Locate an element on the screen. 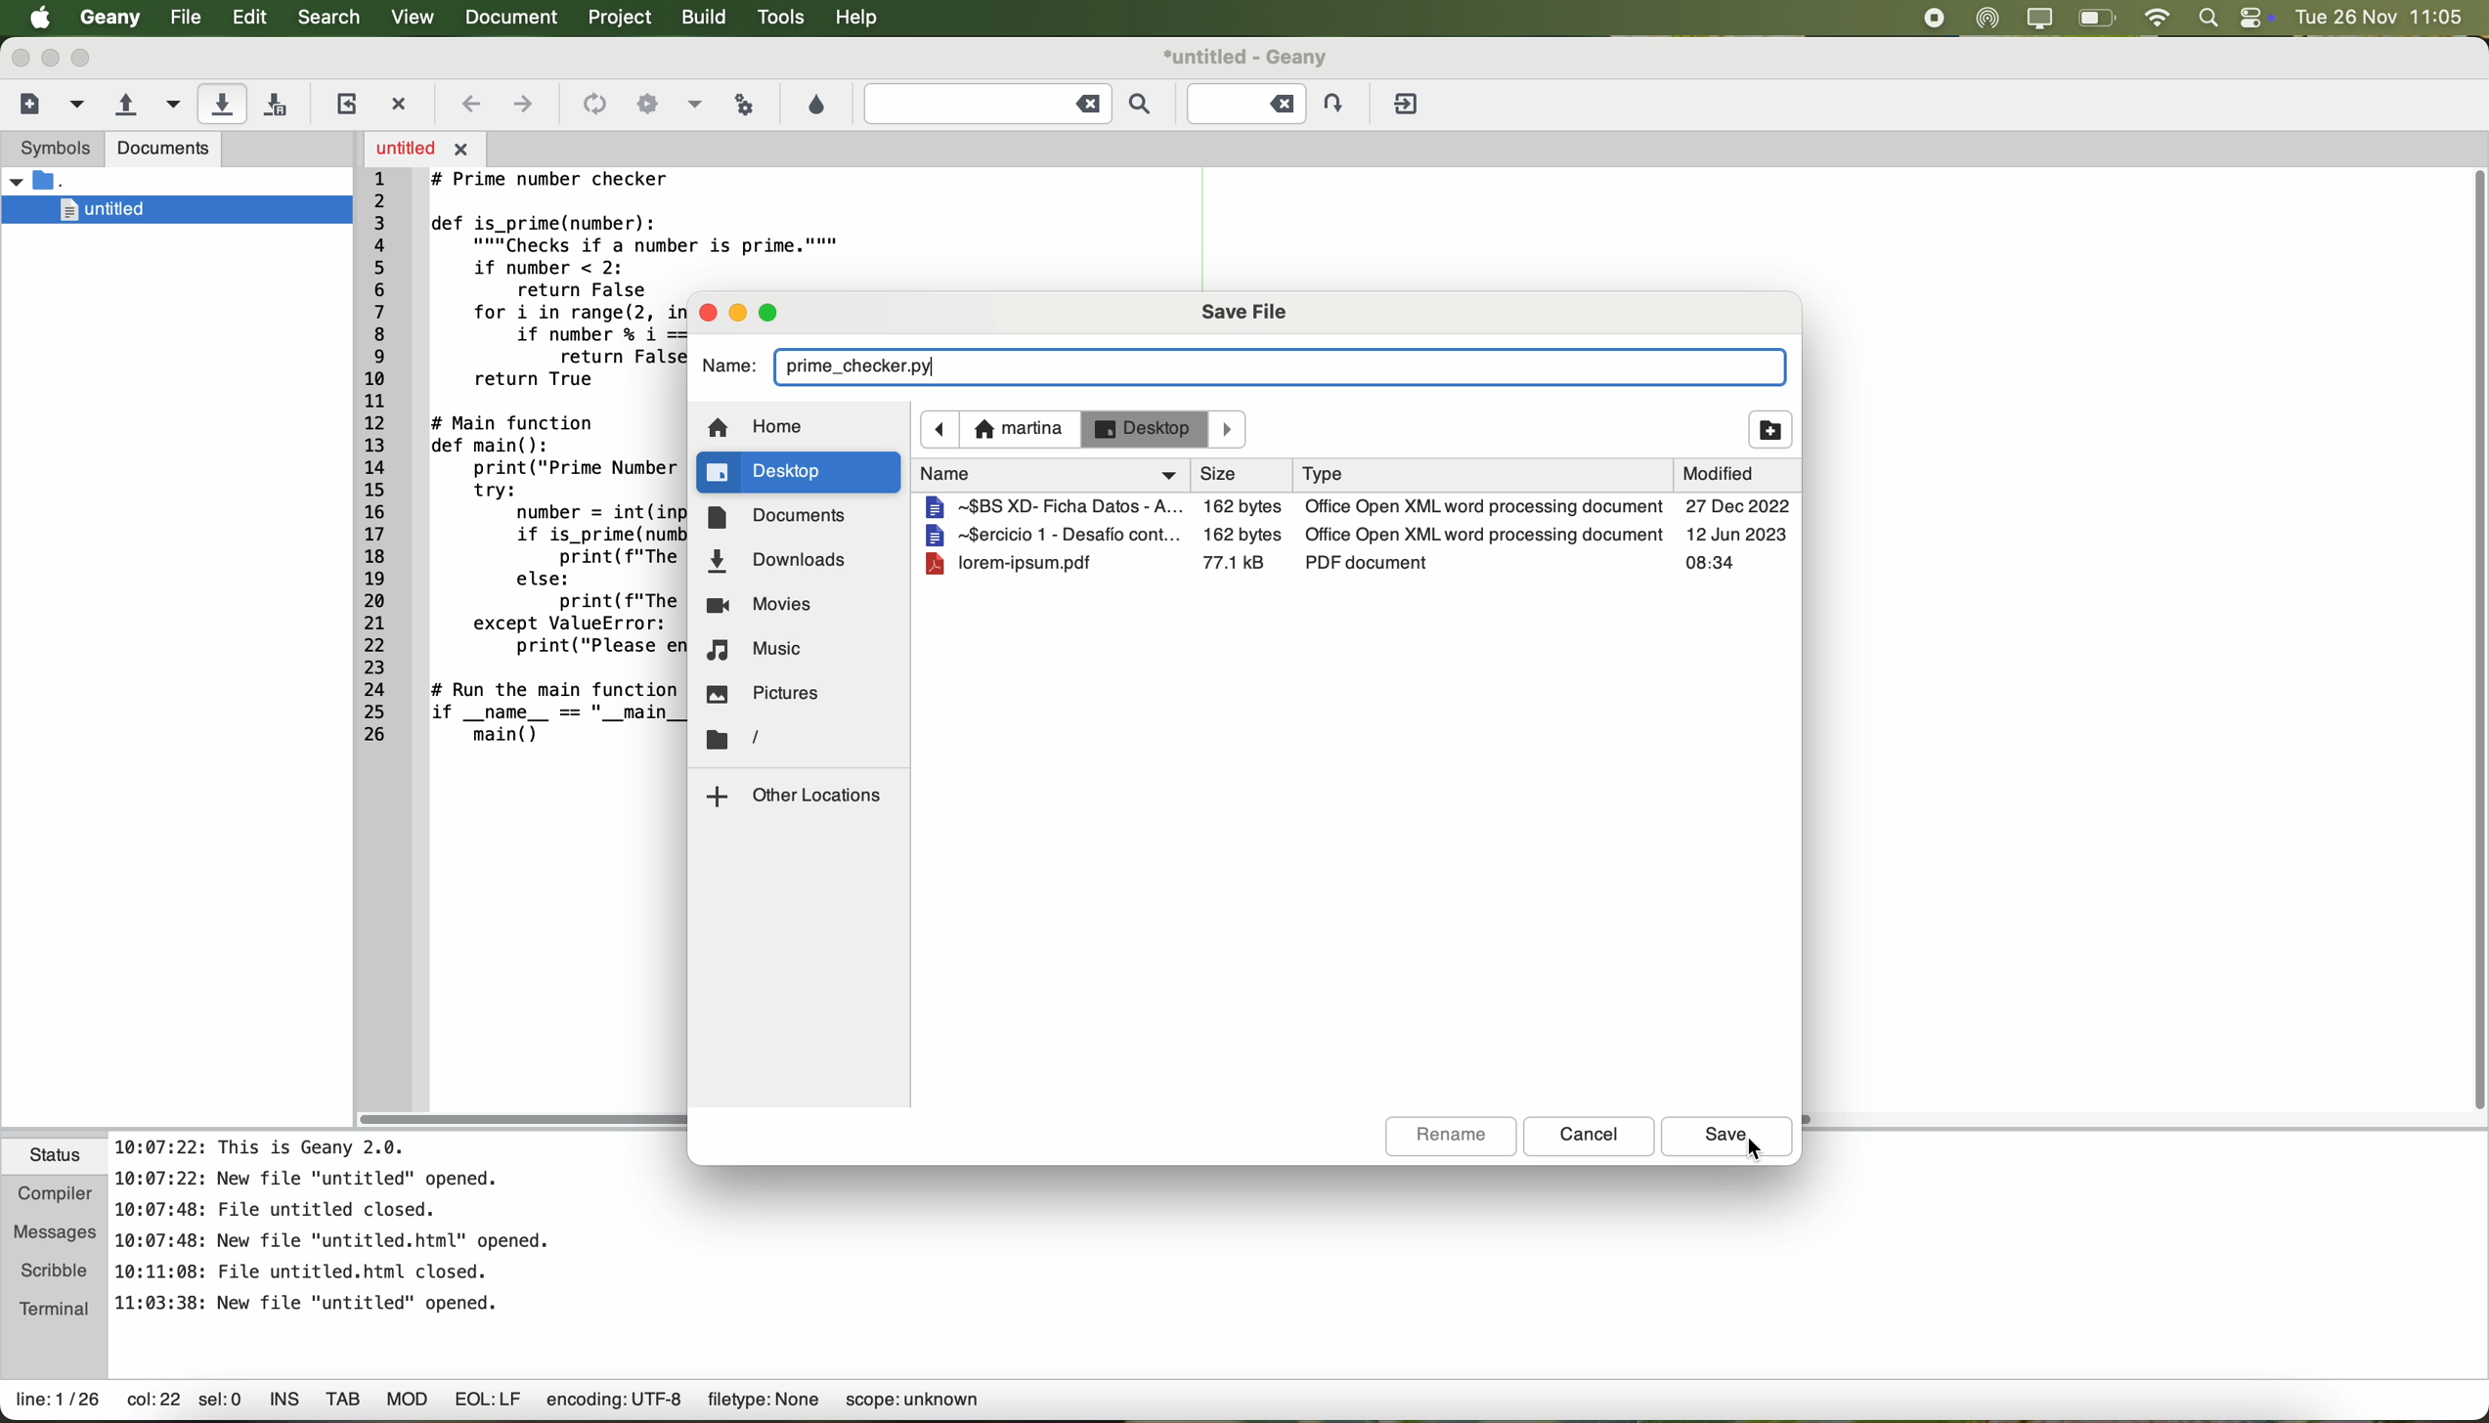  close pop-up is located at coordinates (706, 312).